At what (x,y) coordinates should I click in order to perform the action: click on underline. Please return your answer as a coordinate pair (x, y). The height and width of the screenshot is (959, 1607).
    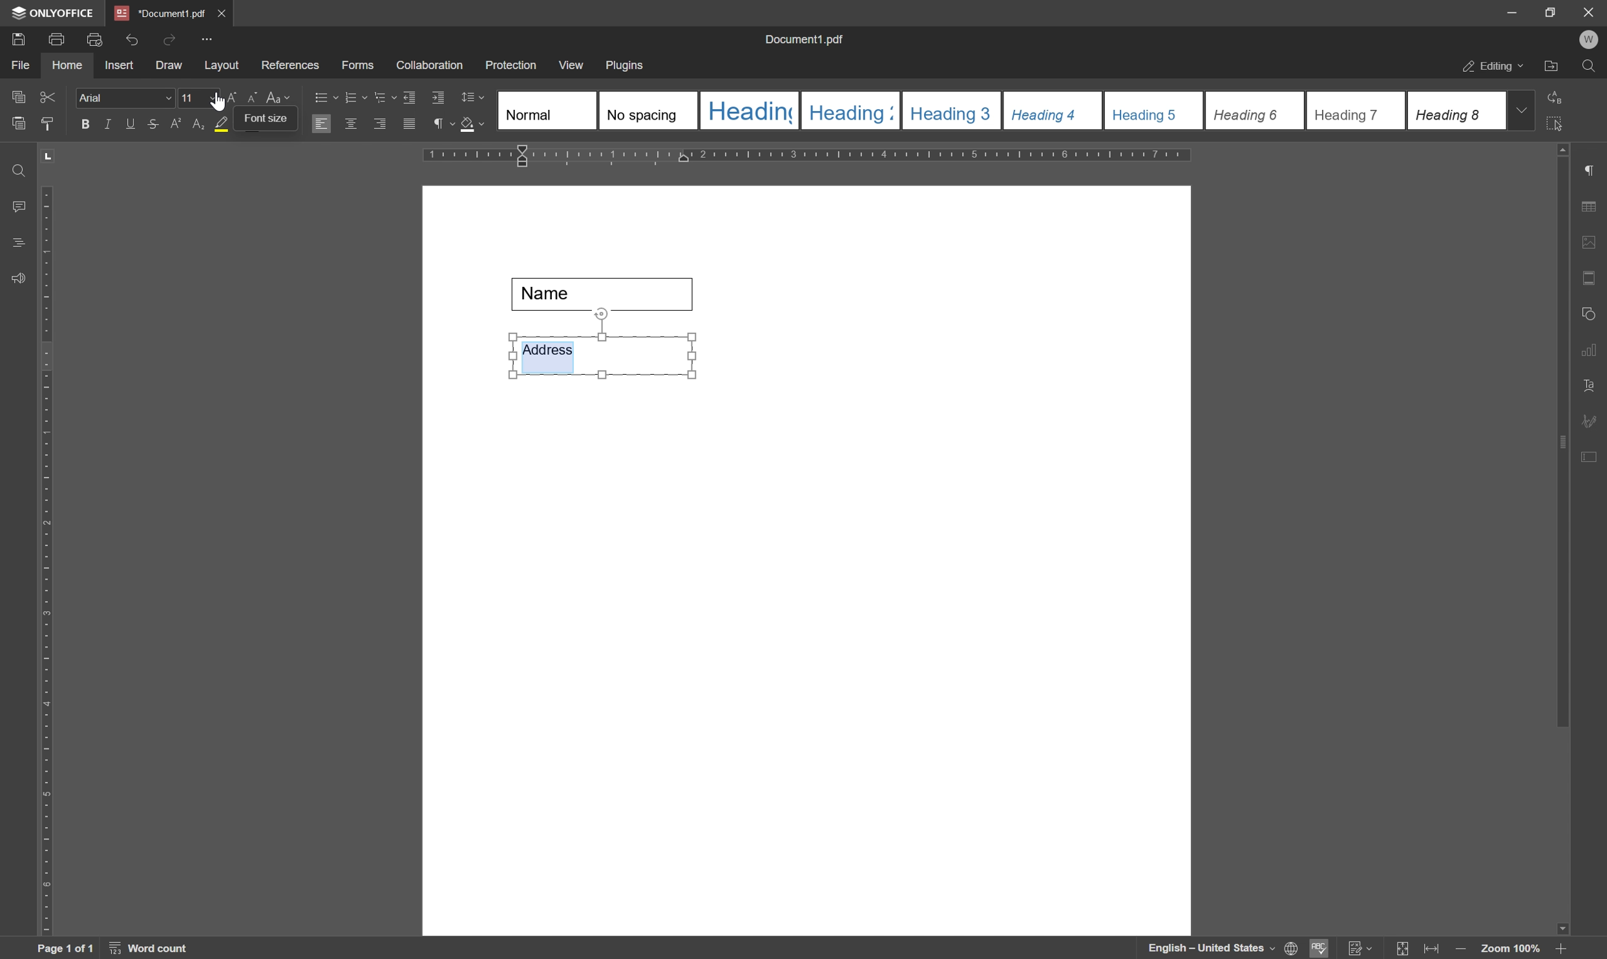
    Looking at the image, I should click on (130, 123).